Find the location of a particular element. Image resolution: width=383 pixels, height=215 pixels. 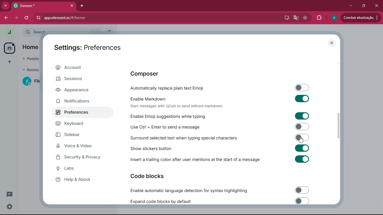

labs is located at coordinates (78, 170).